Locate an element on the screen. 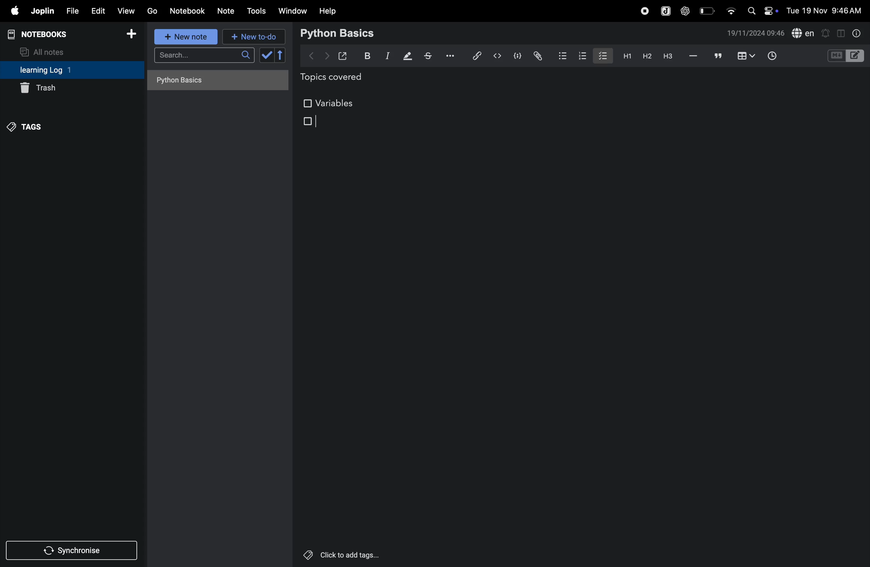  insert code is located at coordinates (498, 56).